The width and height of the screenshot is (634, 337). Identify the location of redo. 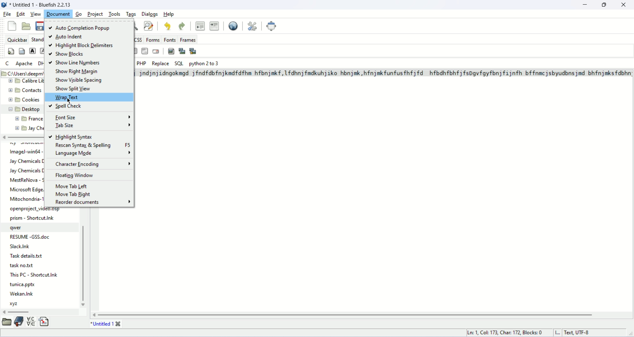
(181, 26).